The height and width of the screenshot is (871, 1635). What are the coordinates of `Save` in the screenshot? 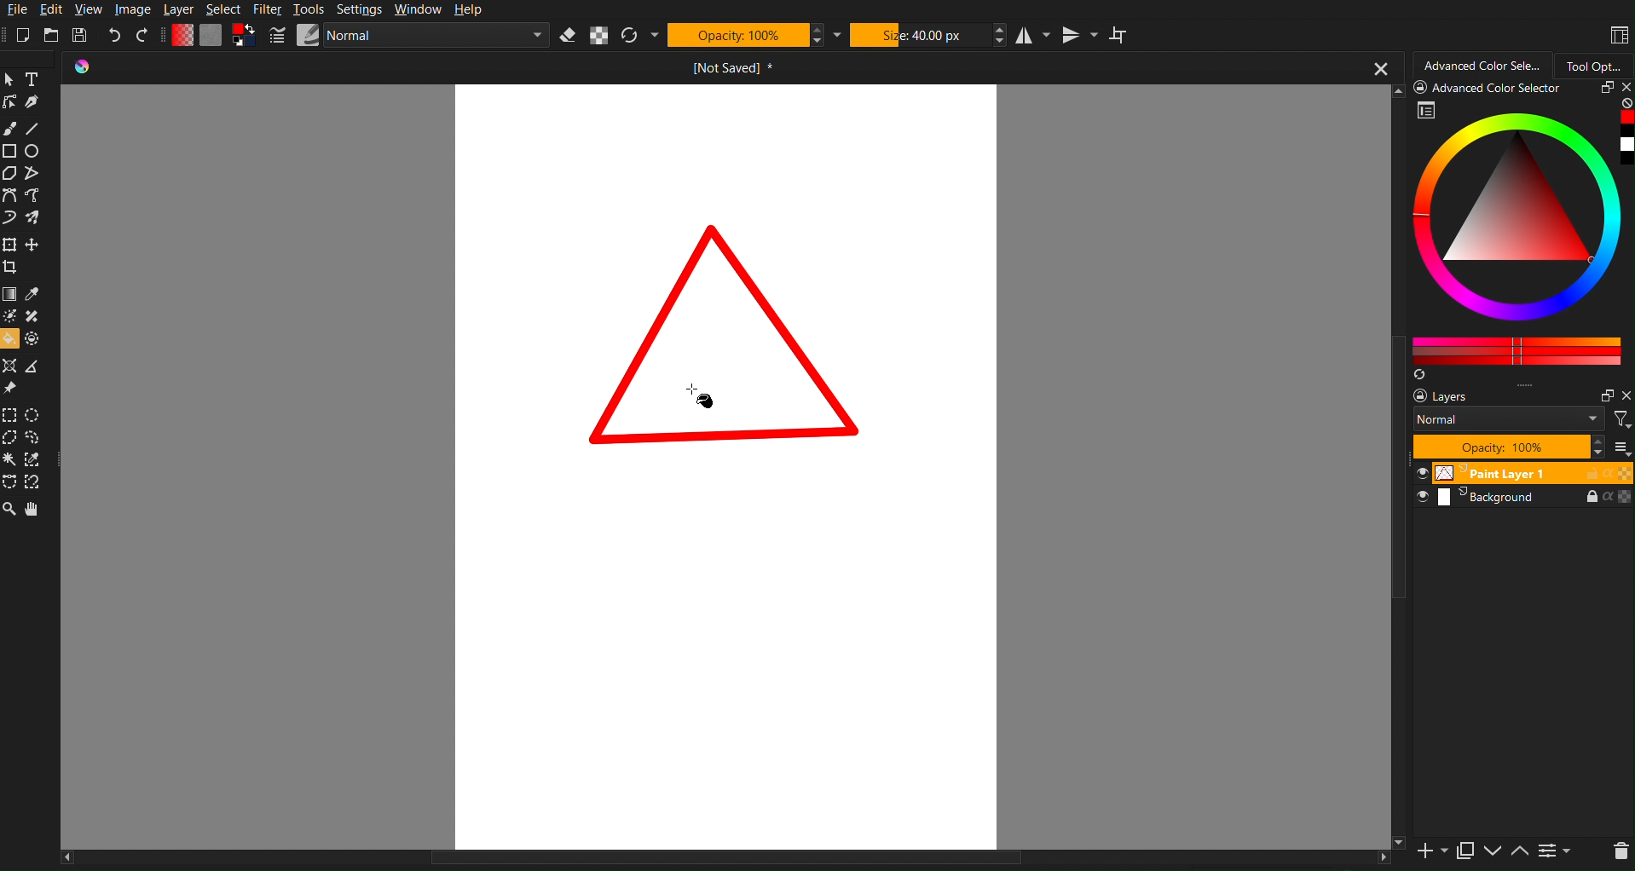 It's located at (82, 34).